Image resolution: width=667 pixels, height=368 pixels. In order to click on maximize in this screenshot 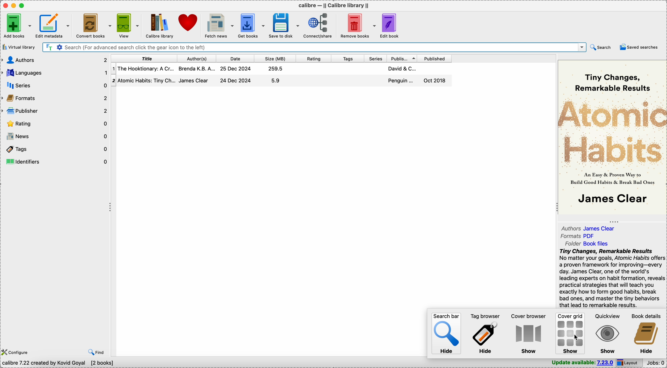, I will do `click(23, 6)`.